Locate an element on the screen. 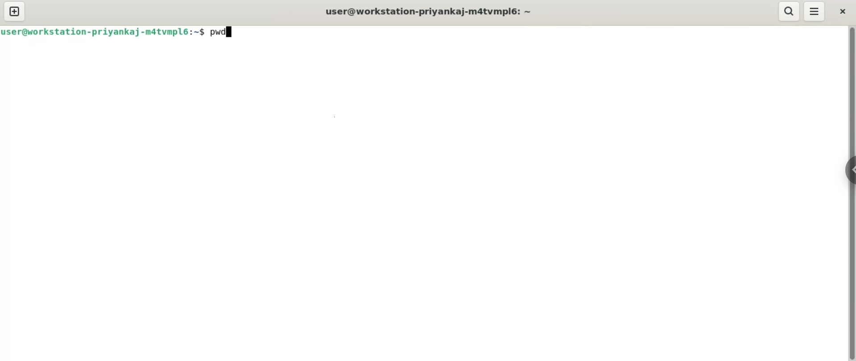 This screenshot has height=361, width=856. pwd is located at coordinates (222, 31).